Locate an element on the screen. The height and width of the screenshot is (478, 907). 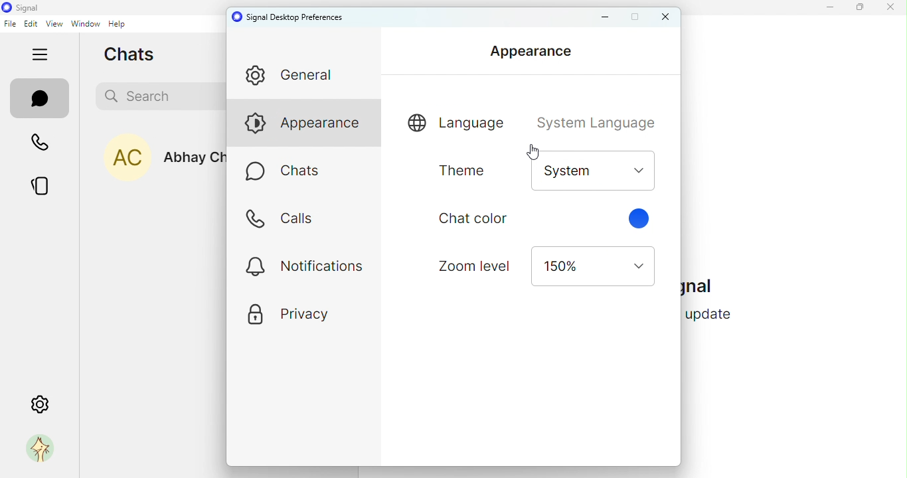
chats is located at coordinates (121, 51).